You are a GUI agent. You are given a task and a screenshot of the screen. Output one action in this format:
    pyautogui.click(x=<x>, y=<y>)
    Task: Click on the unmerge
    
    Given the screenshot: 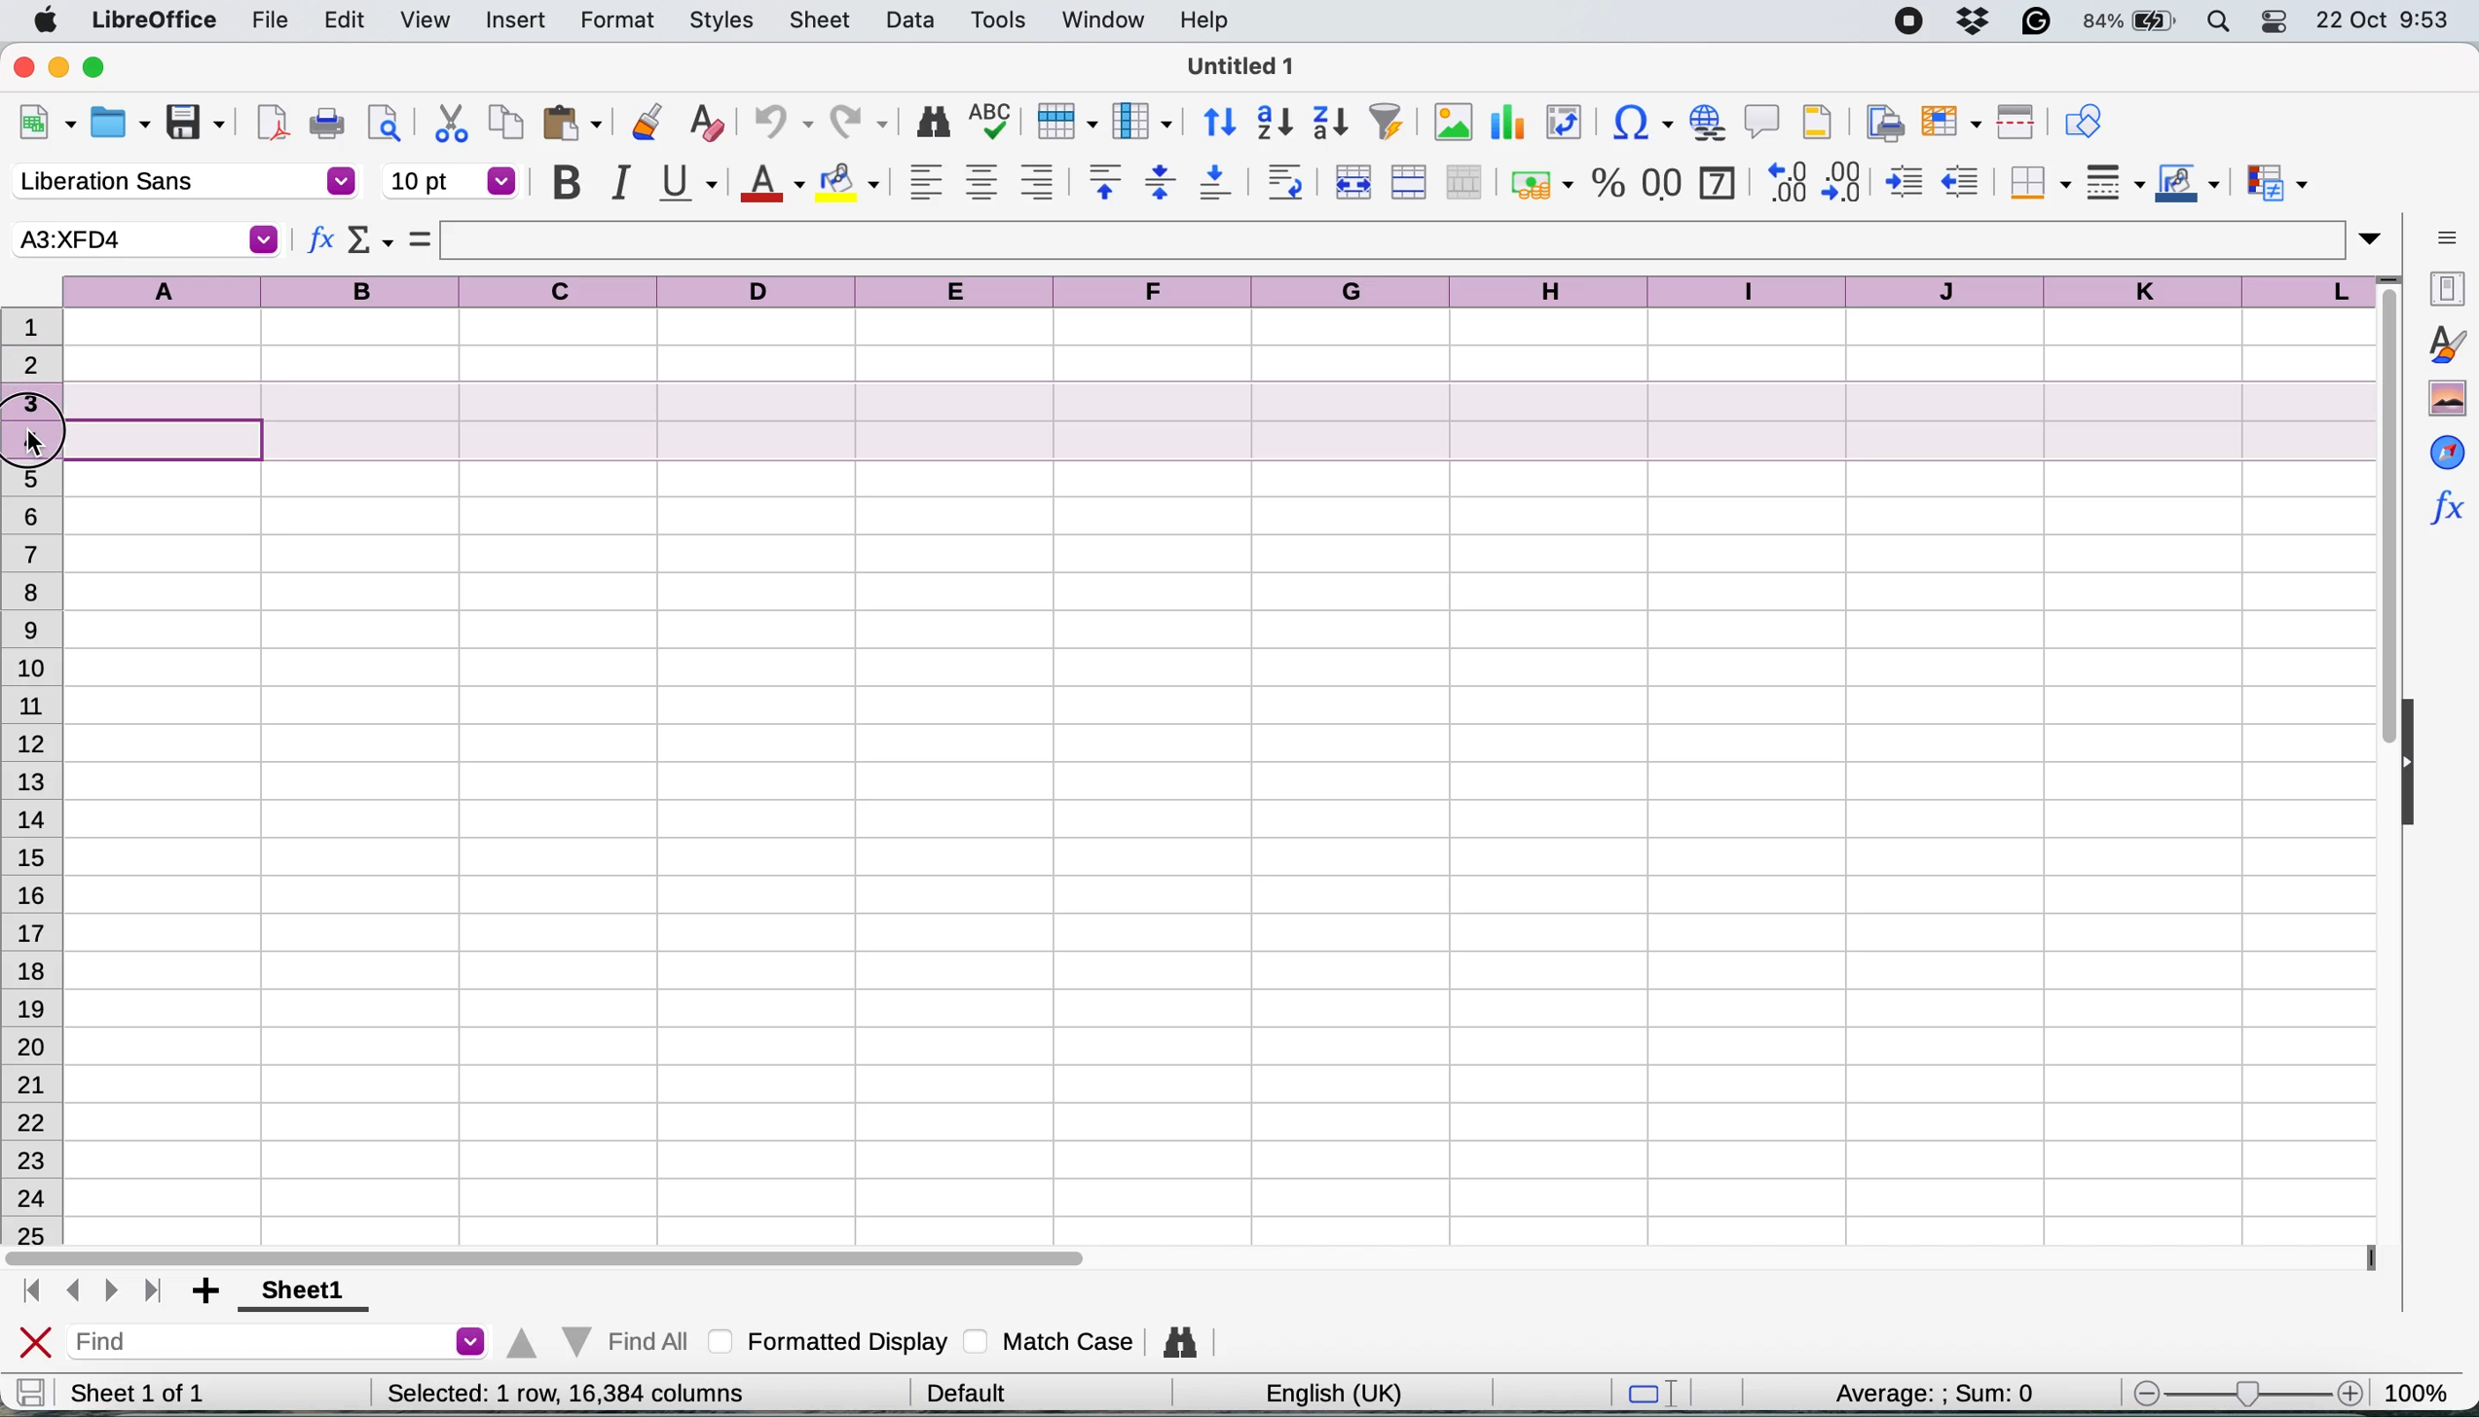 What is the action you would take?
    pyautogui.click(x=1464, y=183)
    